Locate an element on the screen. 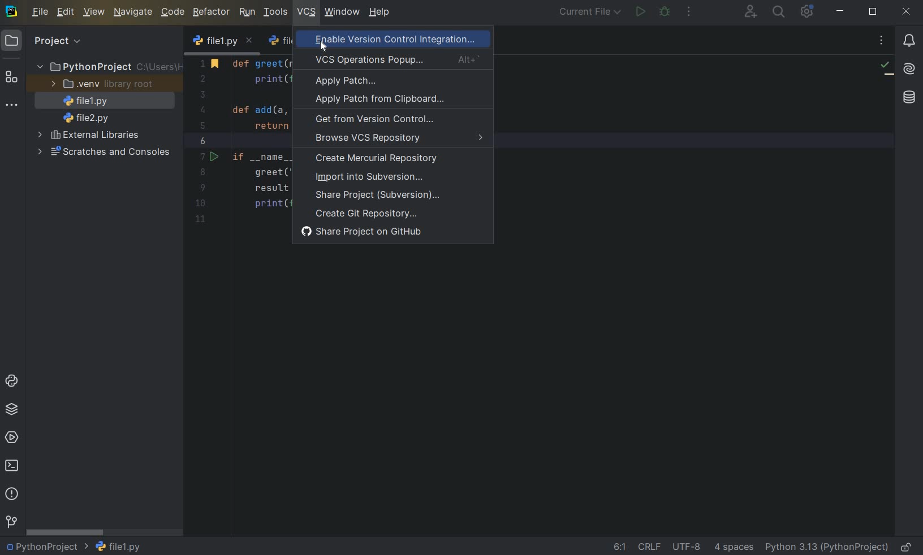  window is located at coordinates (341, 12).